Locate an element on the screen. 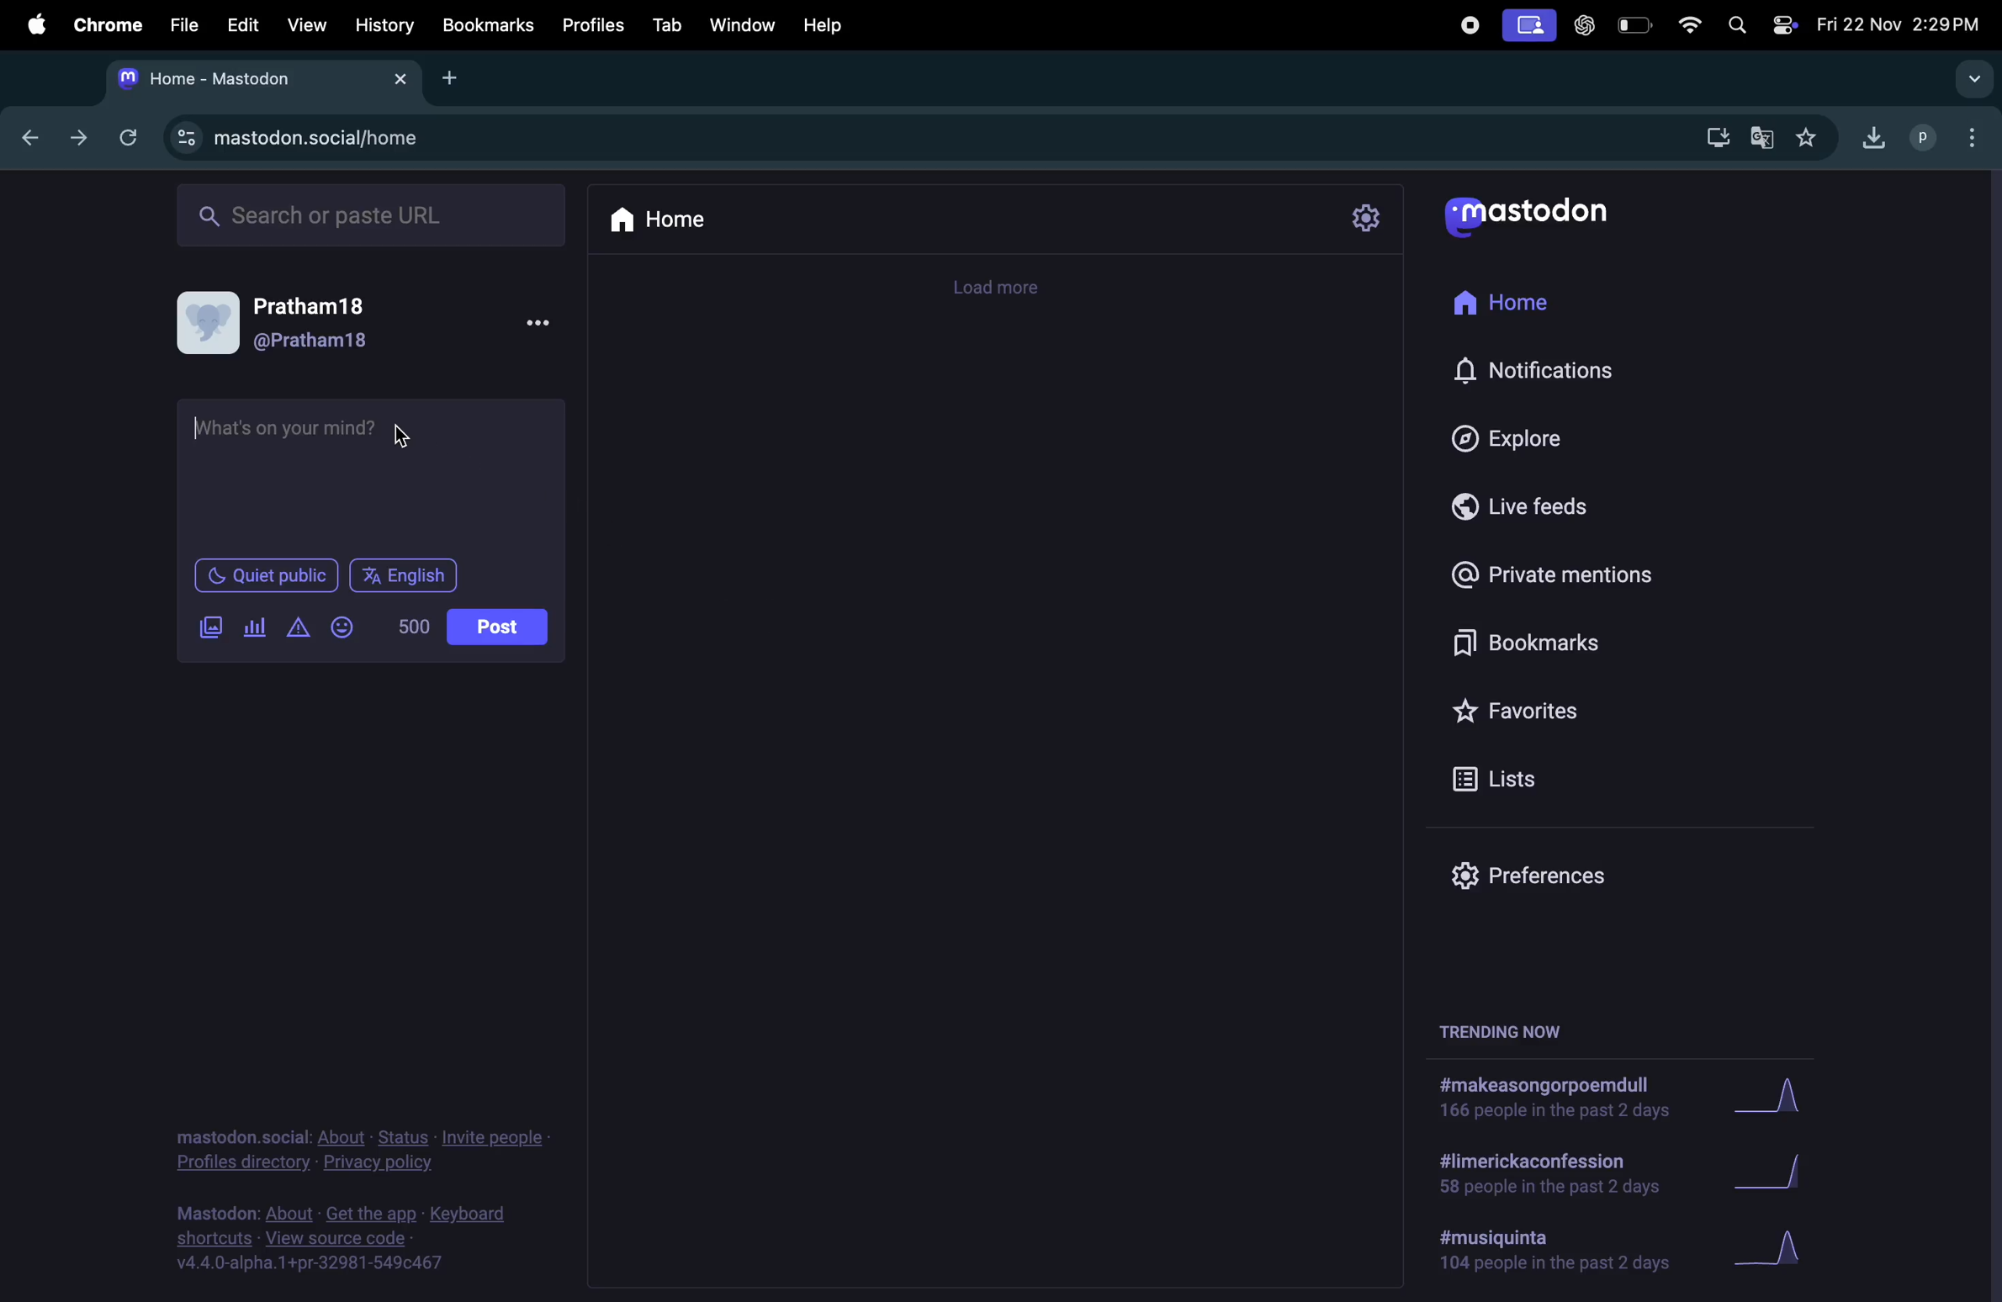  help is located at coordinates (828, 25).